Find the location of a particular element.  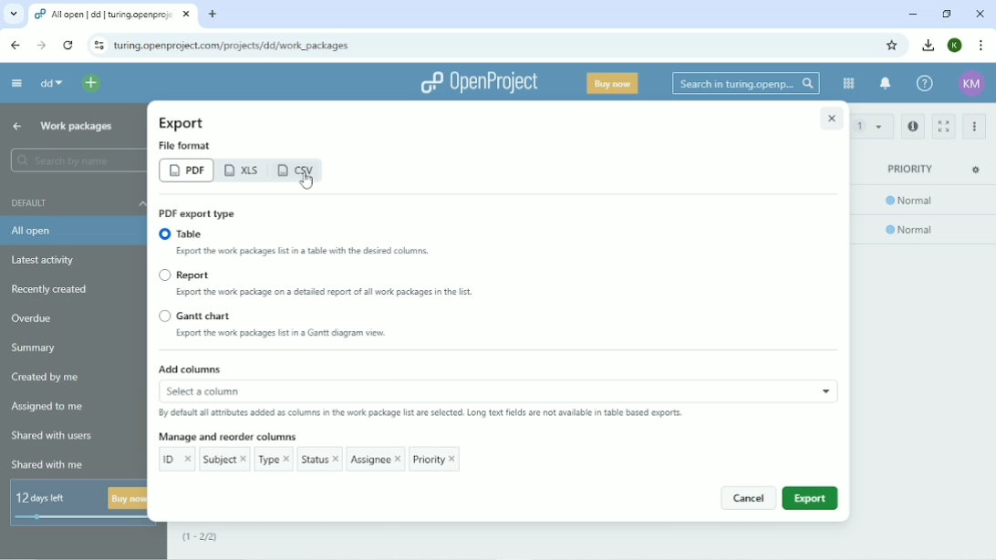

Assigned to me is located at coordinates (50, 408).